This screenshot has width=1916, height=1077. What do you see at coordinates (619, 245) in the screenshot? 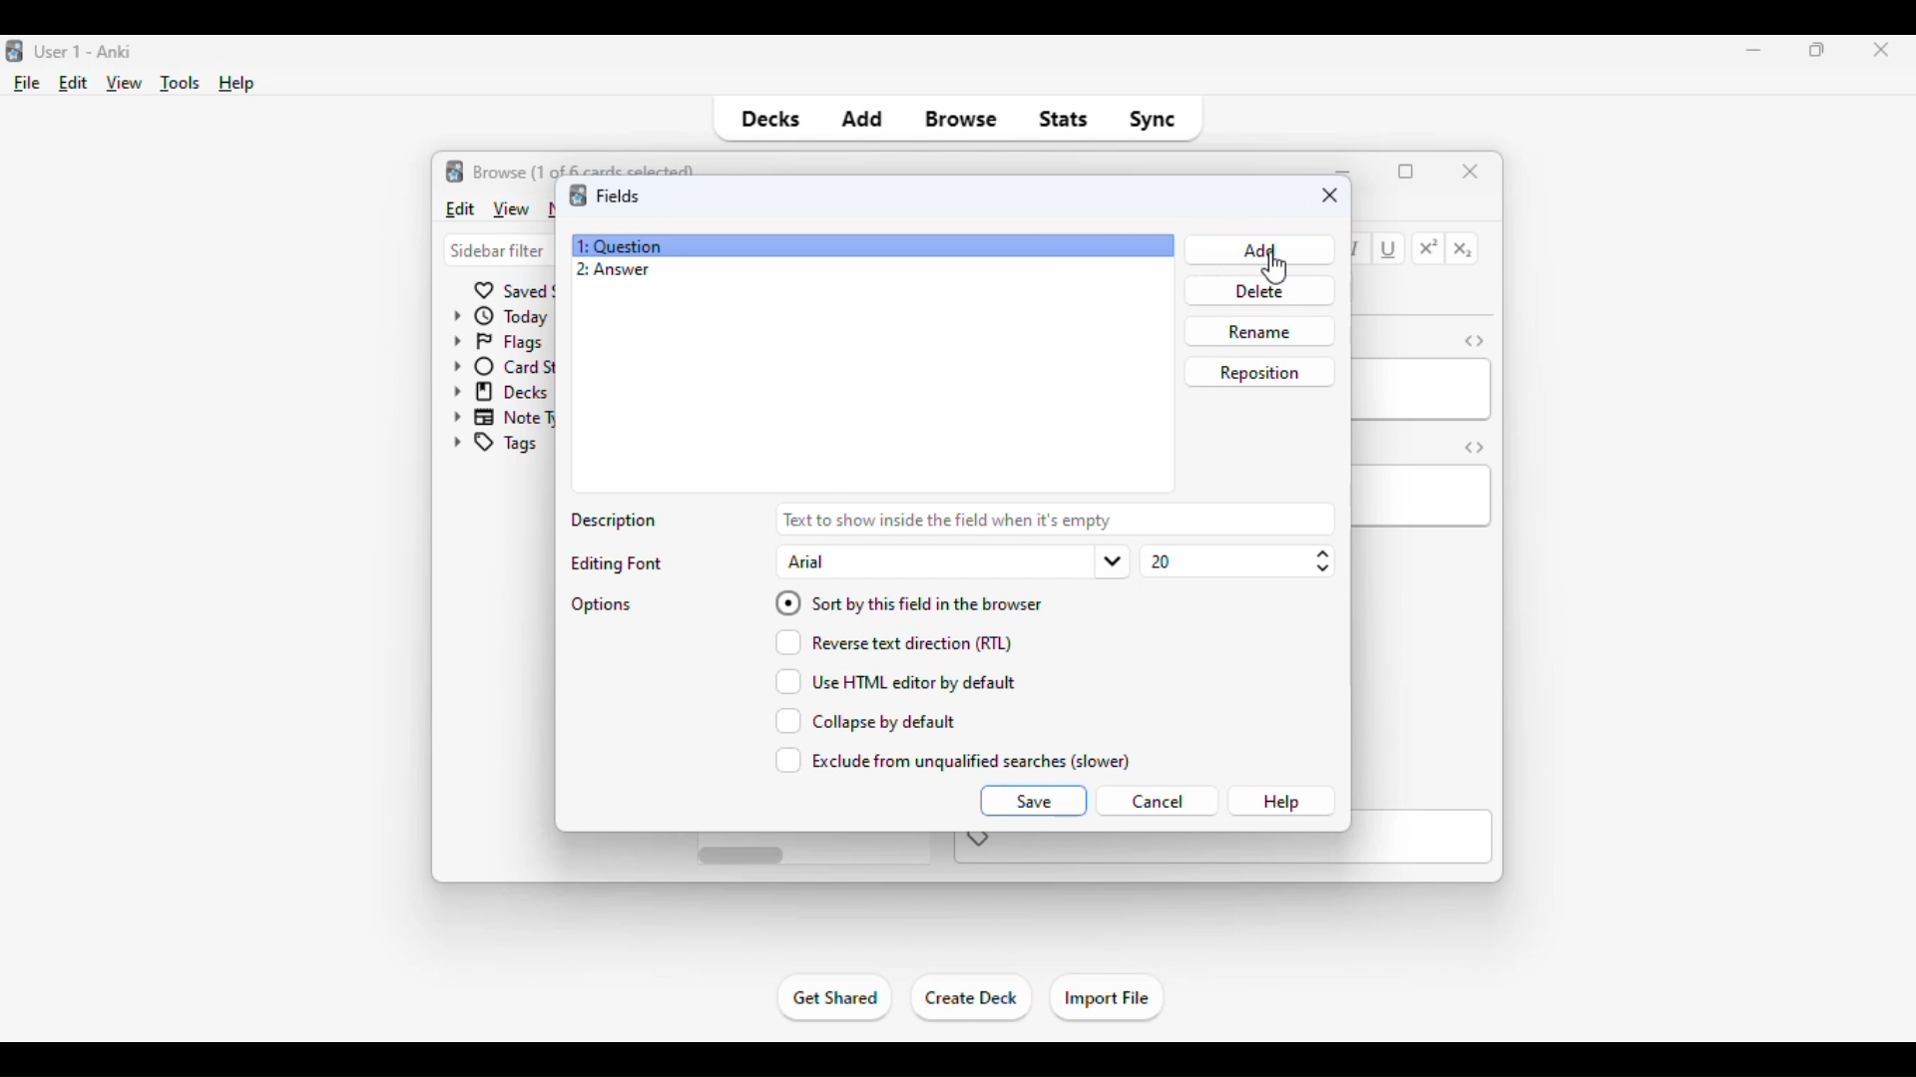
I see `1: Question` at bounding box center [619, 245].